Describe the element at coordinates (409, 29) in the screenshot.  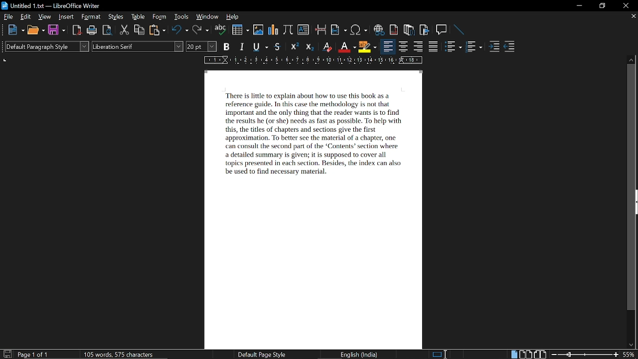
I see `insert endnote` at that location.